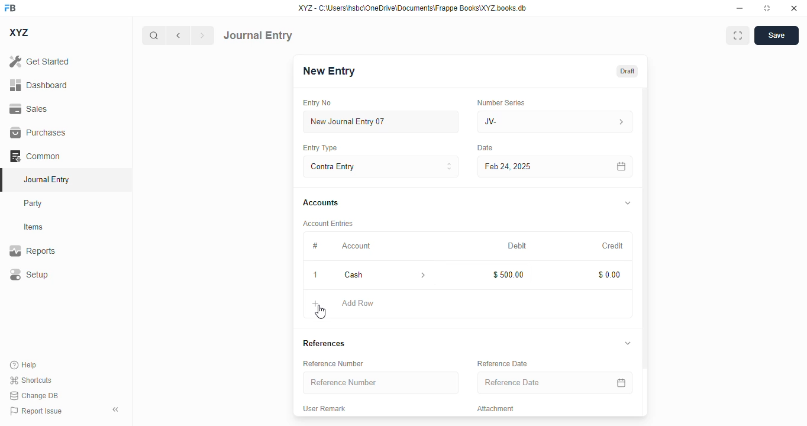 This screenshot has height=426, width=807. I want to click on #, so click(314, 246).